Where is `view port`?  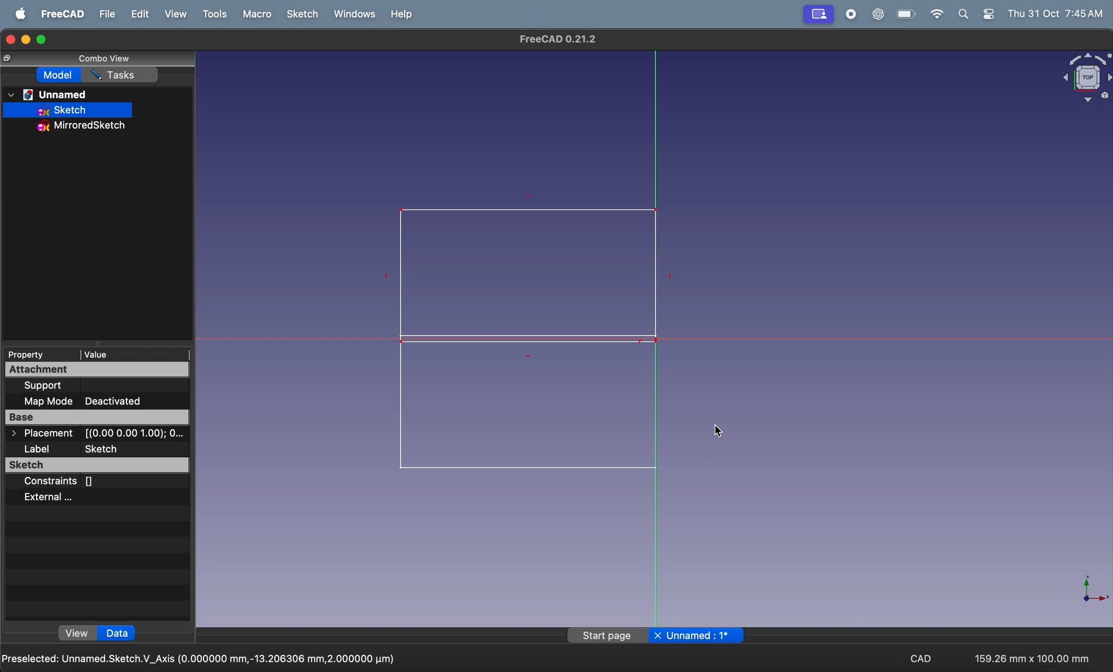 view port is located at coordinates (818, 14).